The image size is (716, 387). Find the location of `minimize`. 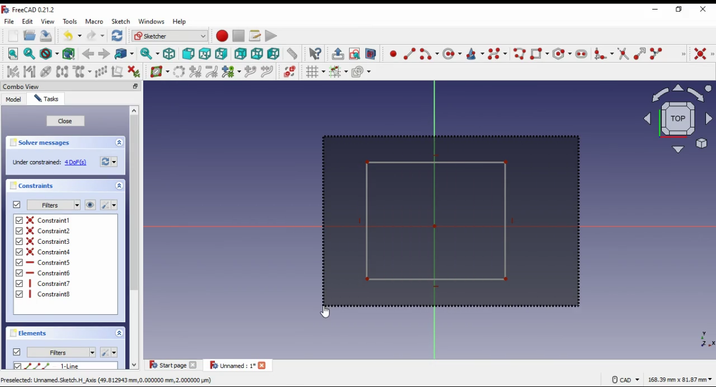

minimize is located at coordinates (135, 86).